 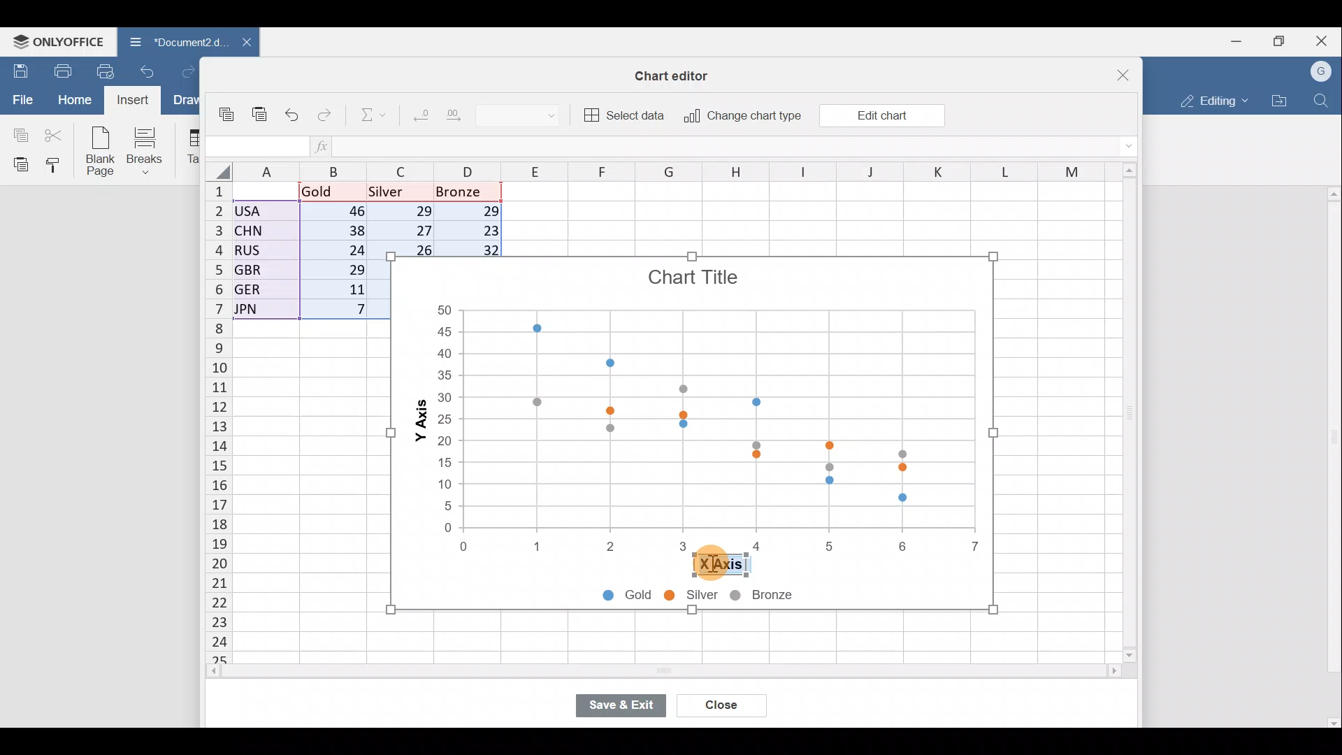 What do you see at coordinates (152, 150) in the screenshot?
I see `Breaks` at bounding box center [152, 150].